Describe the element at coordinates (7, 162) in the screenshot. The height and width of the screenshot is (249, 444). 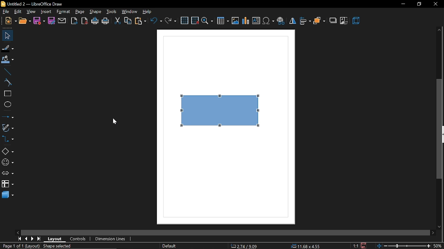
I see `symbol shapes` at that location.